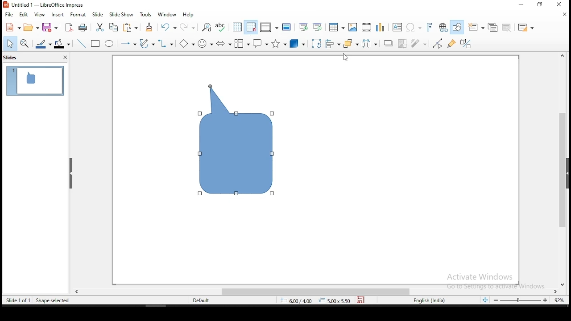 Image resolution: width=571 pixels, height=321 pixels. I want to click on english (india), so click(426, 299).